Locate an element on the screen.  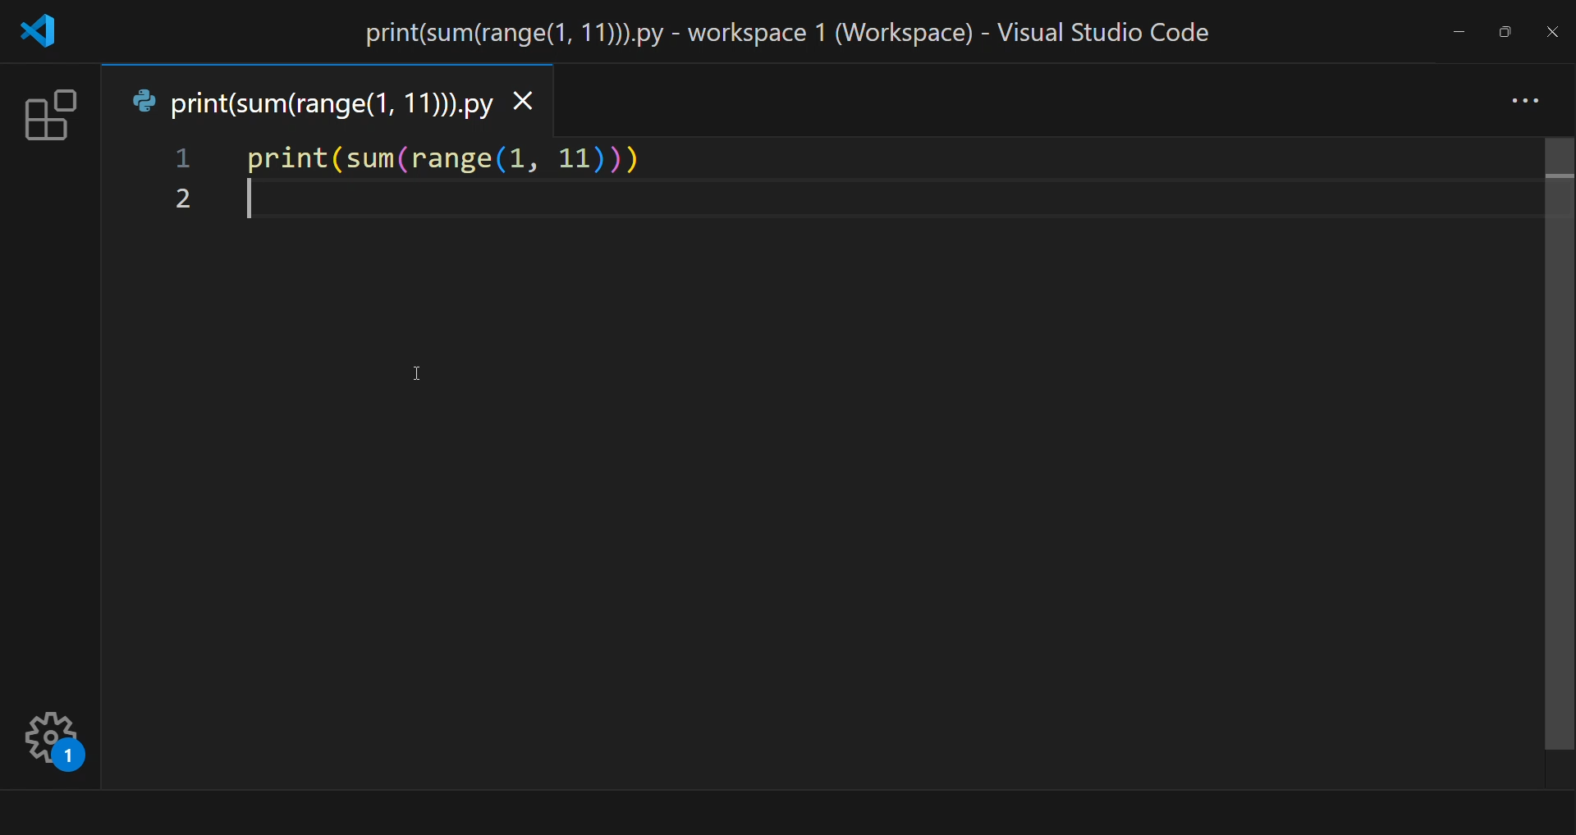
setting is located at coordinates (57, 740).